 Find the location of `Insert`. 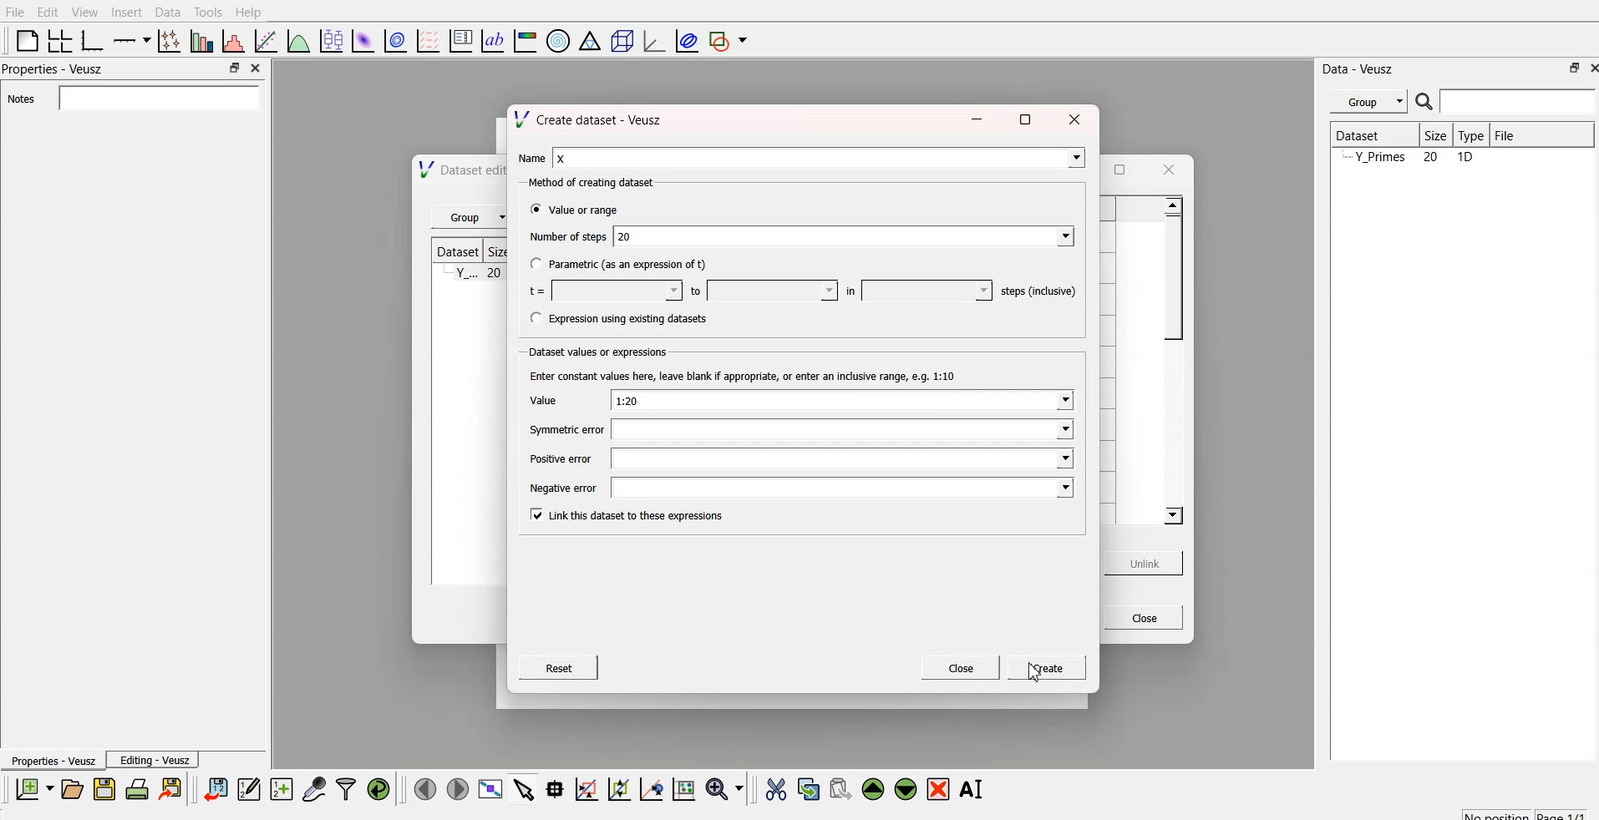

Insert is located at coordinates (126, 12).